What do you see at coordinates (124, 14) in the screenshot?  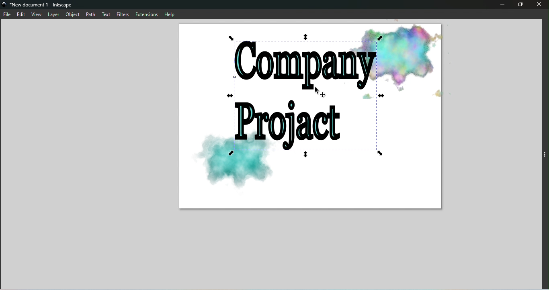 I see `Filters` at bounding box center [124, 14].